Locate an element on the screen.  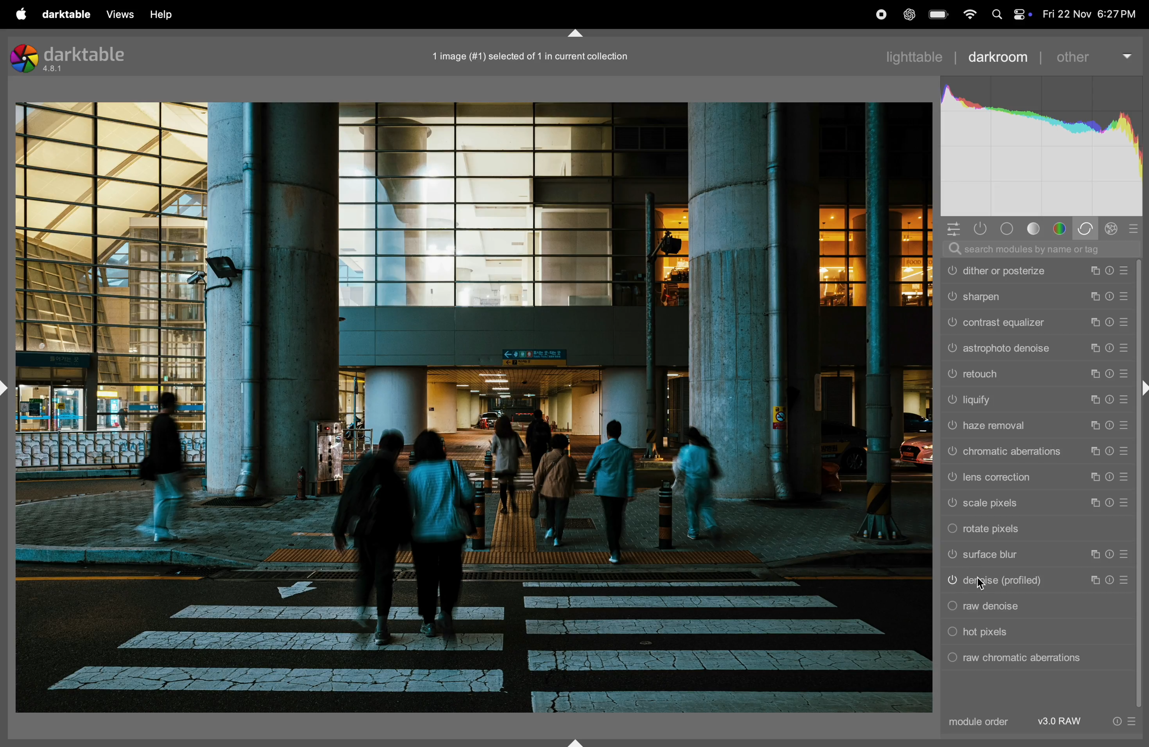
apple widgets is located at coordinates (1022, 15).